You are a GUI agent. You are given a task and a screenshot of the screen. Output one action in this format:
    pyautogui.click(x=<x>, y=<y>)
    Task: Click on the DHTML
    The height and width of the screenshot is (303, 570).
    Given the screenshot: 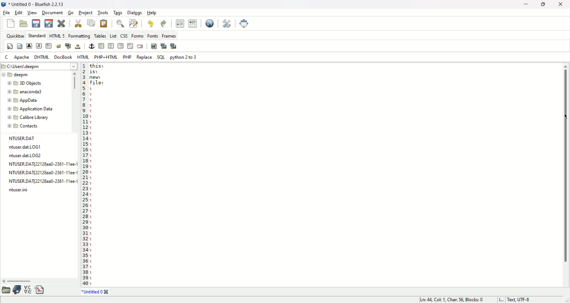 What is the action you would take?
    pyautogui.click(x=41, y=57)
    